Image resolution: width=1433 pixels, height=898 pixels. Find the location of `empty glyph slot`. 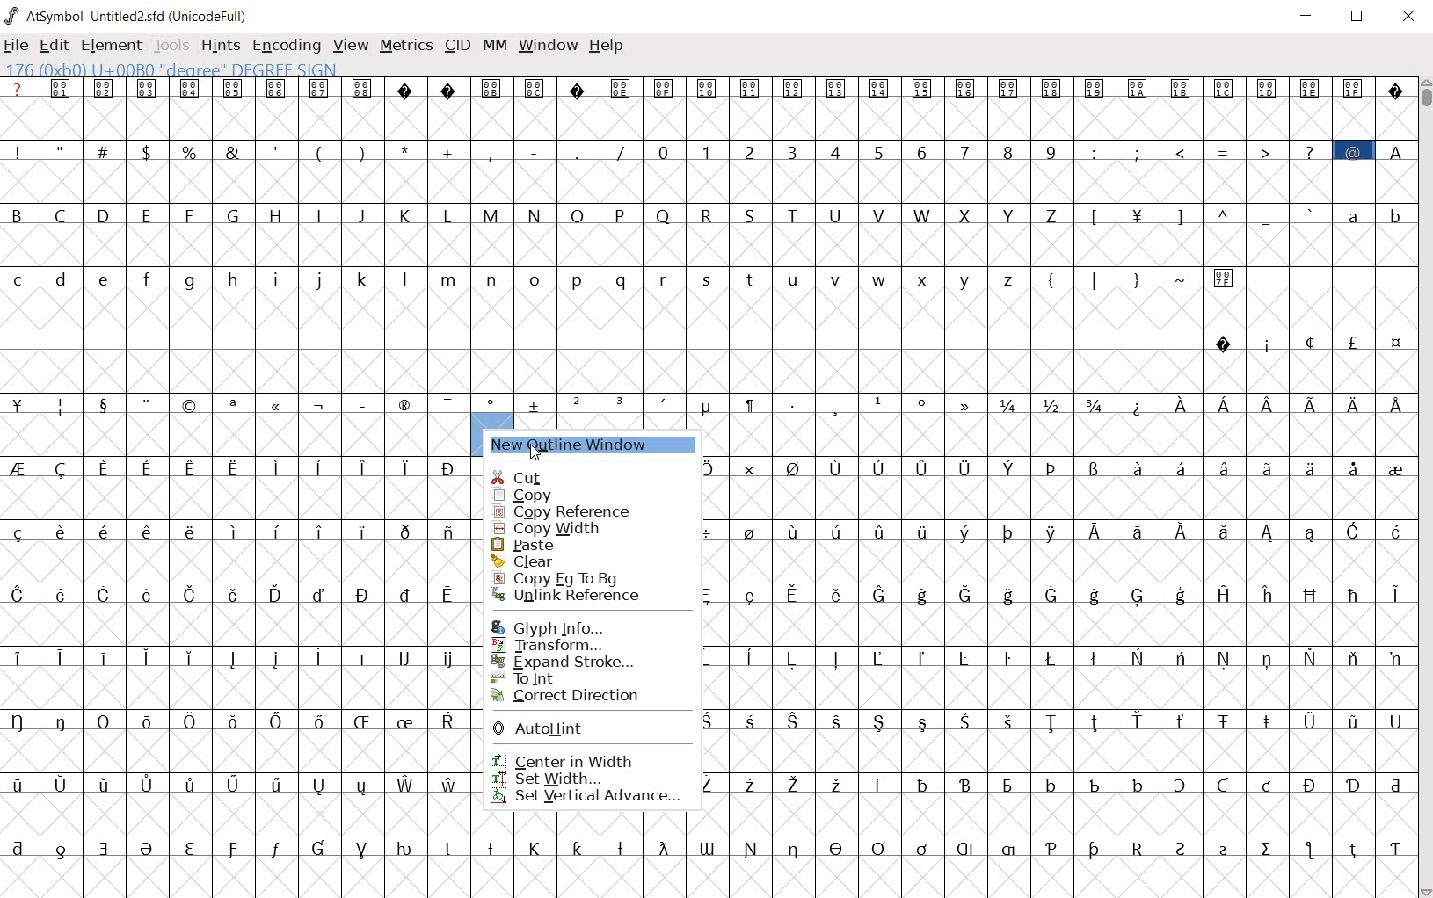

empty glyph slot is located at coordinates (236, 814).